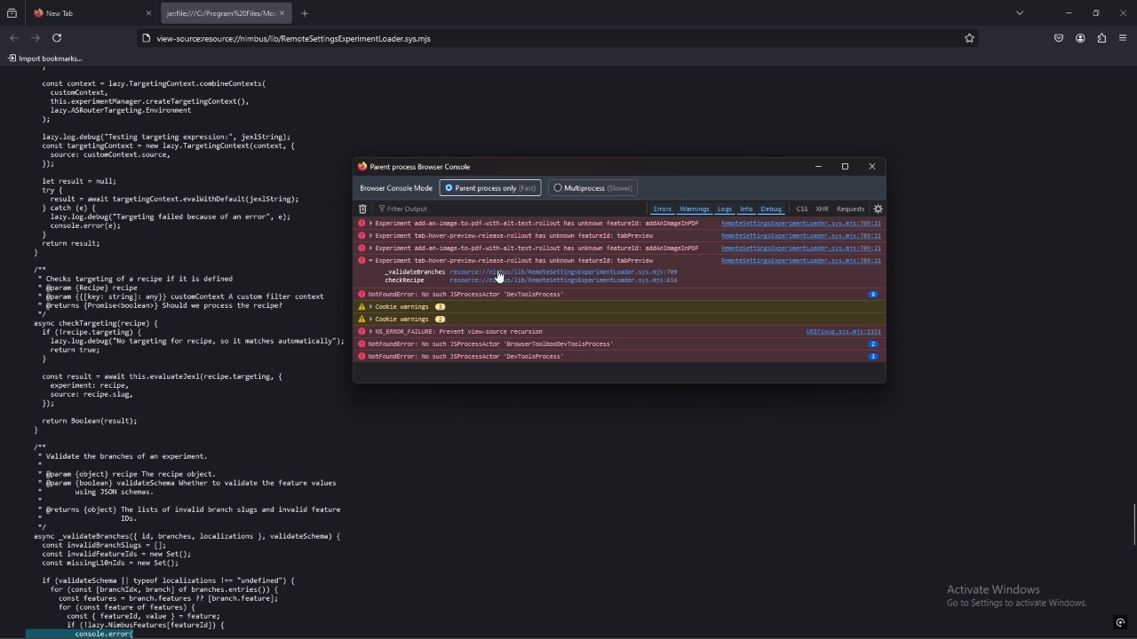  Describe the element at coordinates (35, 39) in the screenshot. I see `forward` at that location.